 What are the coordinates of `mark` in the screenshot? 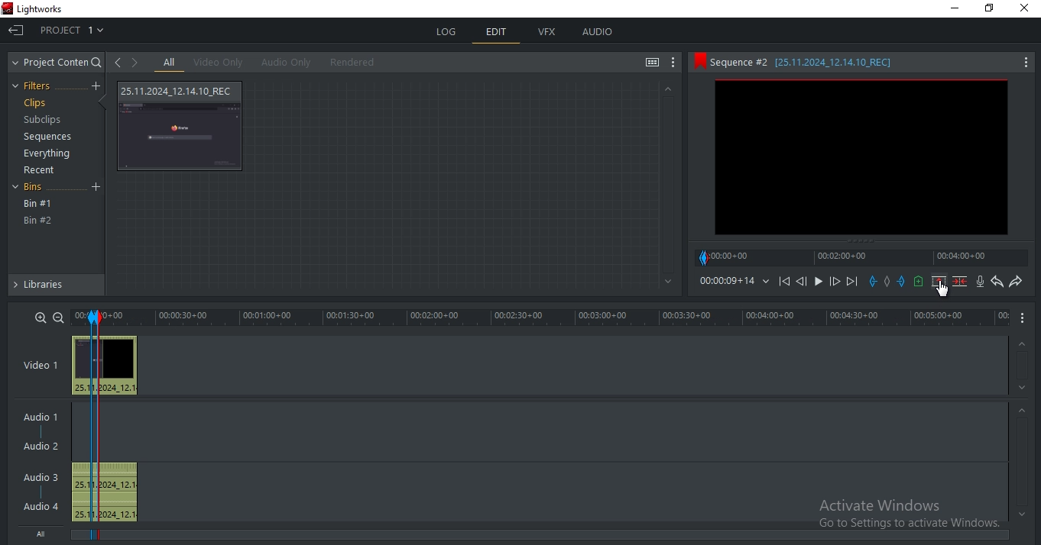 It's located at (92, 318).